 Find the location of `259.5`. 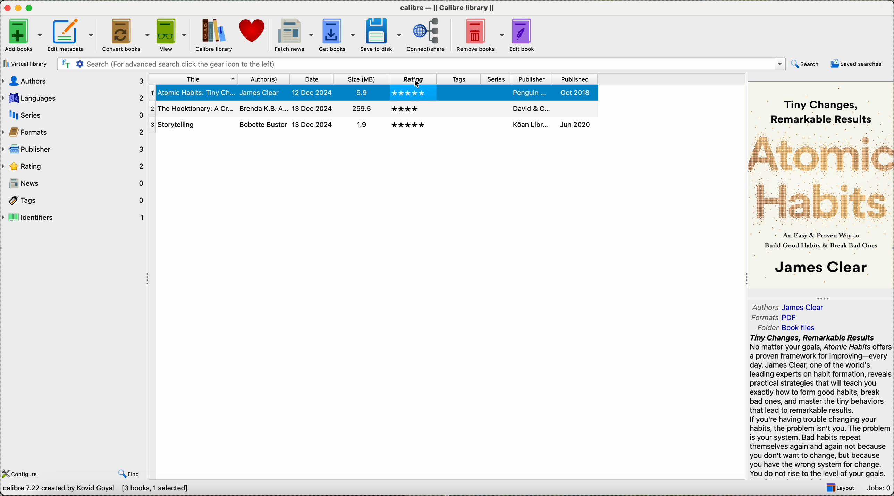

259.5 is located at coordinates (361, 109).